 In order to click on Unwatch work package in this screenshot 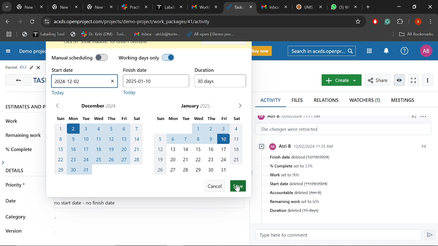, I will do `click(400, 80)`.